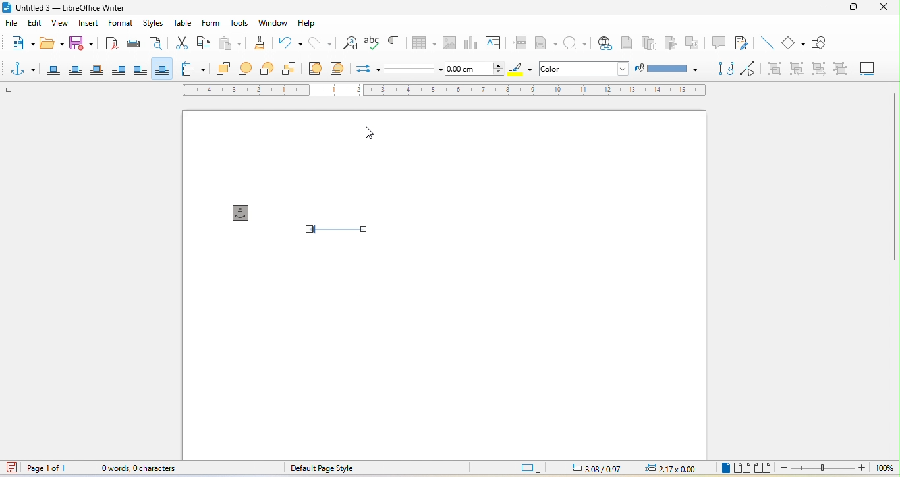 The image size is (900, 477). Describe the element at coordinates (836, 69) in the screenshot. I see `ungroup` at that location.